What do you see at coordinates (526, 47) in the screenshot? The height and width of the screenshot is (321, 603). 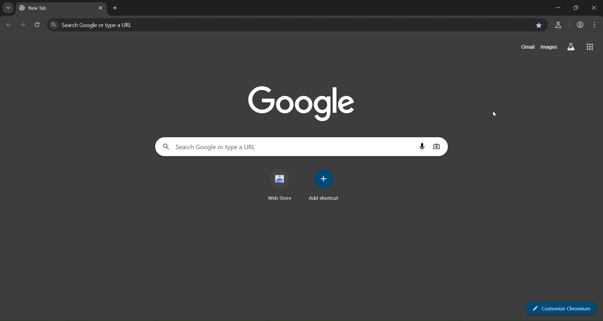 I see `gmail ` at bounding box center [526, 47].